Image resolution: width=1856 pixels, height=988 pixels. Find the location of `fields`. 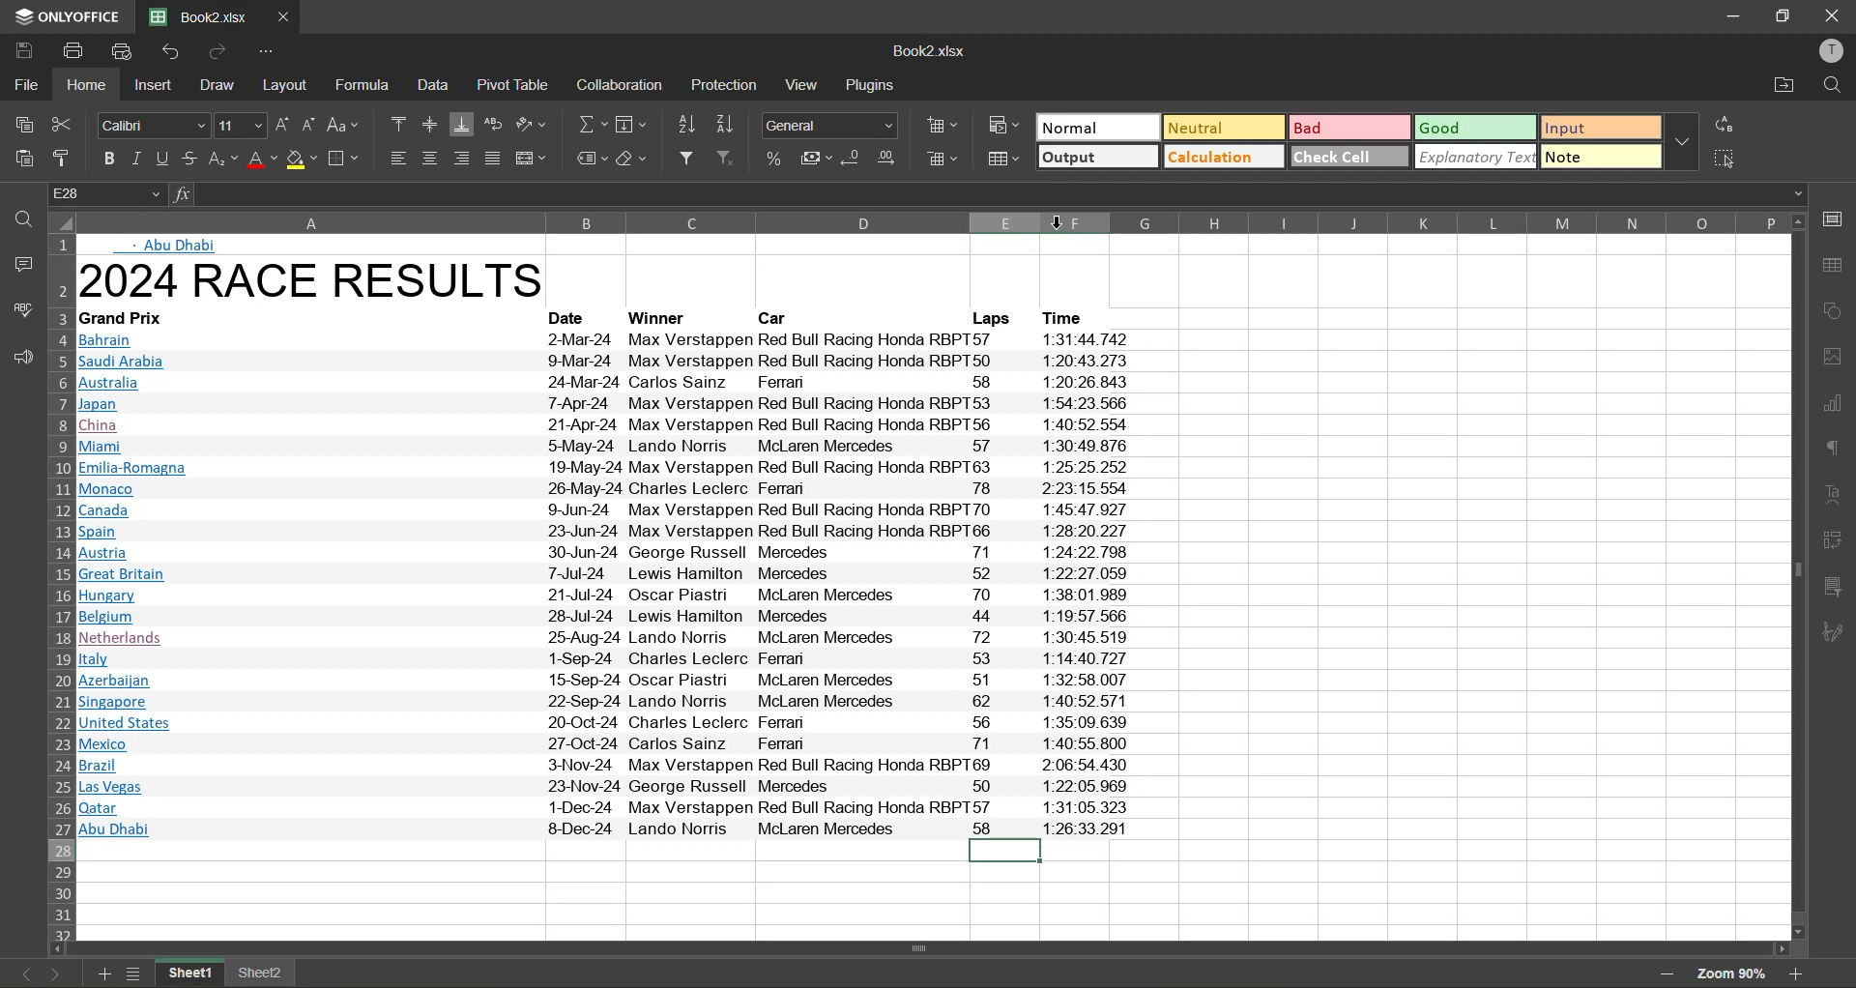

fields is located at coordinates (634, 124).